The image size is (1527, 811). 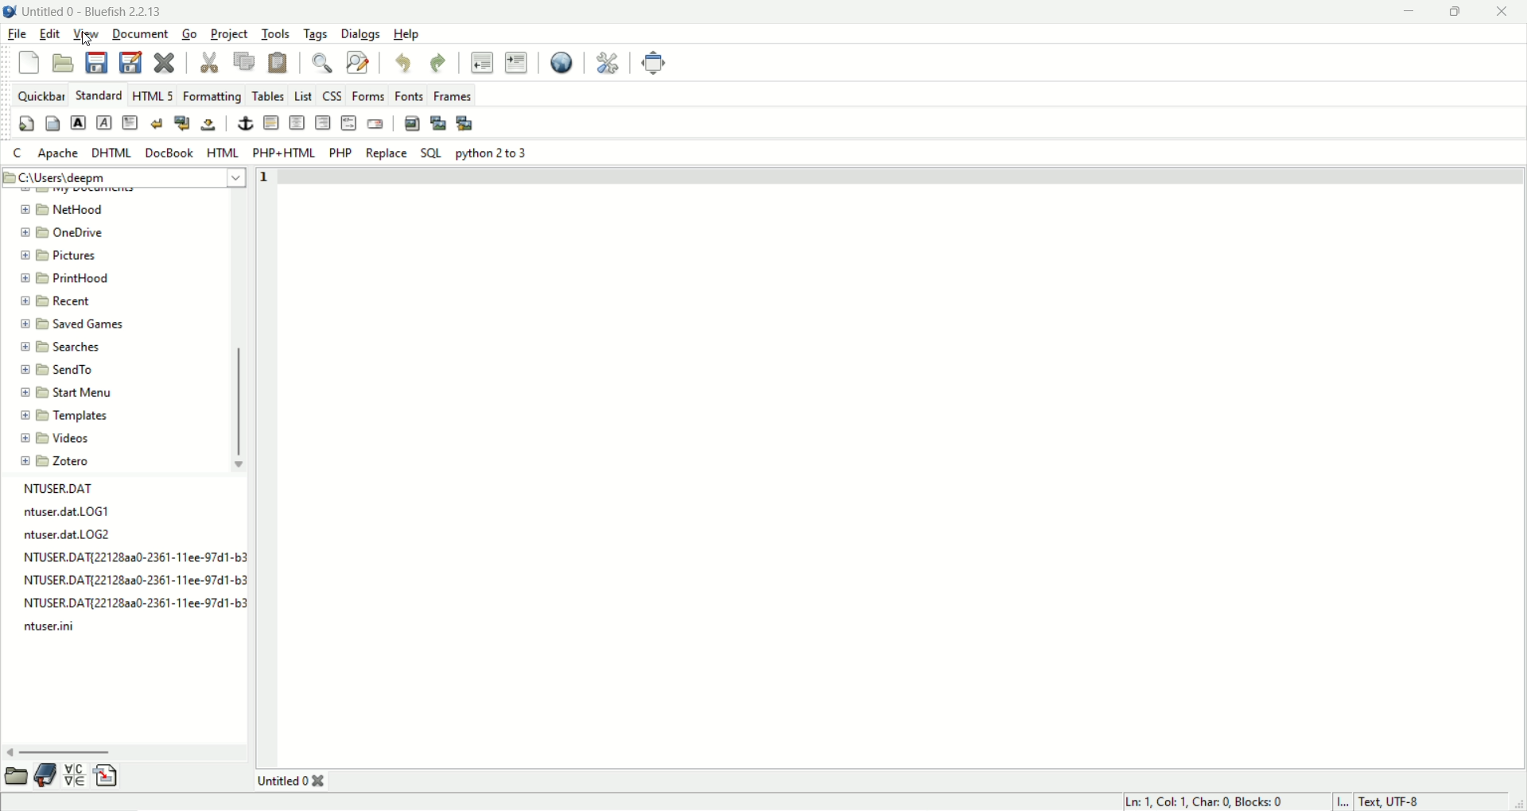 I want to click on emphasize, so click(x=107, y=123).